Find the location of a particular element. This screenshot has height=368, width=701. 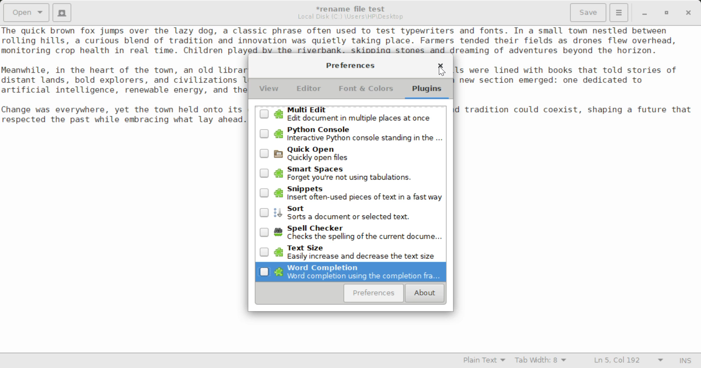

Multi Edit Plugin Button Unselected is located at coordinates (348, 115).